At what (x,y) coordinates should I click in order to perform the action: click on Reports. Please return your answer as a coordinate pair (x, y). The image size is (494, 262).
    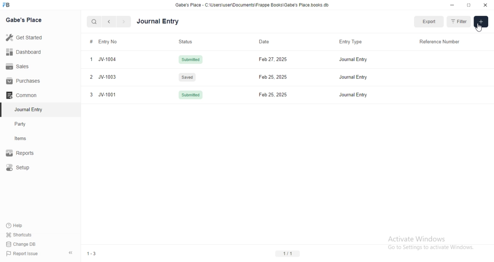
    Looking at the image, I should click on (25, 154).